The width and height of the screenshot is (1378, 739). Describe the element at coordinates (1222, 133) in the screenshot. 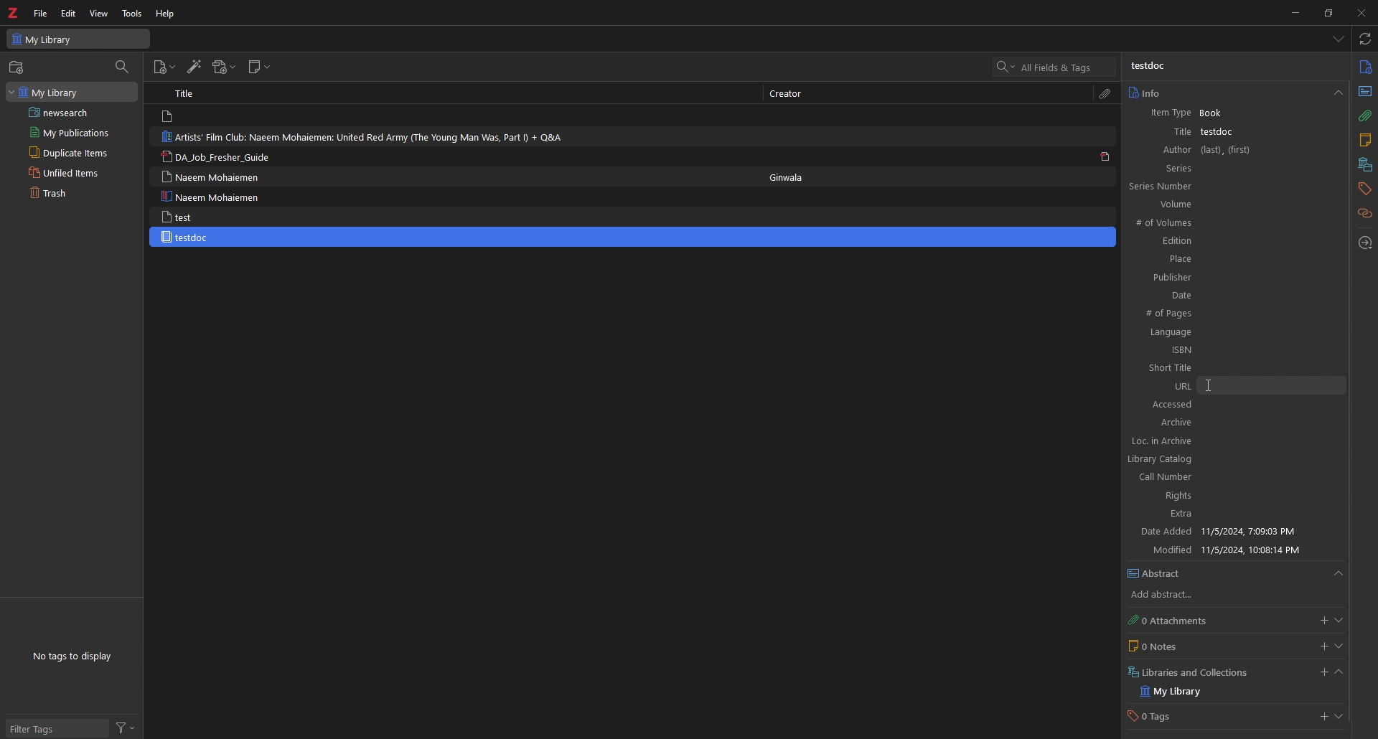

I see `testdoc` at that location.